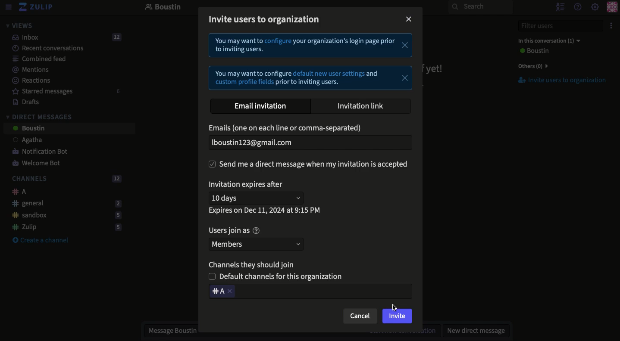  Describe the element at coordinates (394, 309) in the screenshot. I see `cursor` at that location.